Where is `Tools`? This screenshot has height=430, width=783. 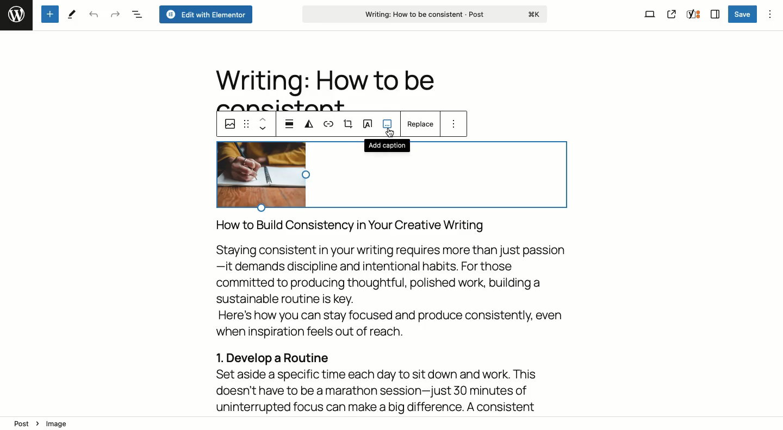 Tools is located at coordinates (73, 14).